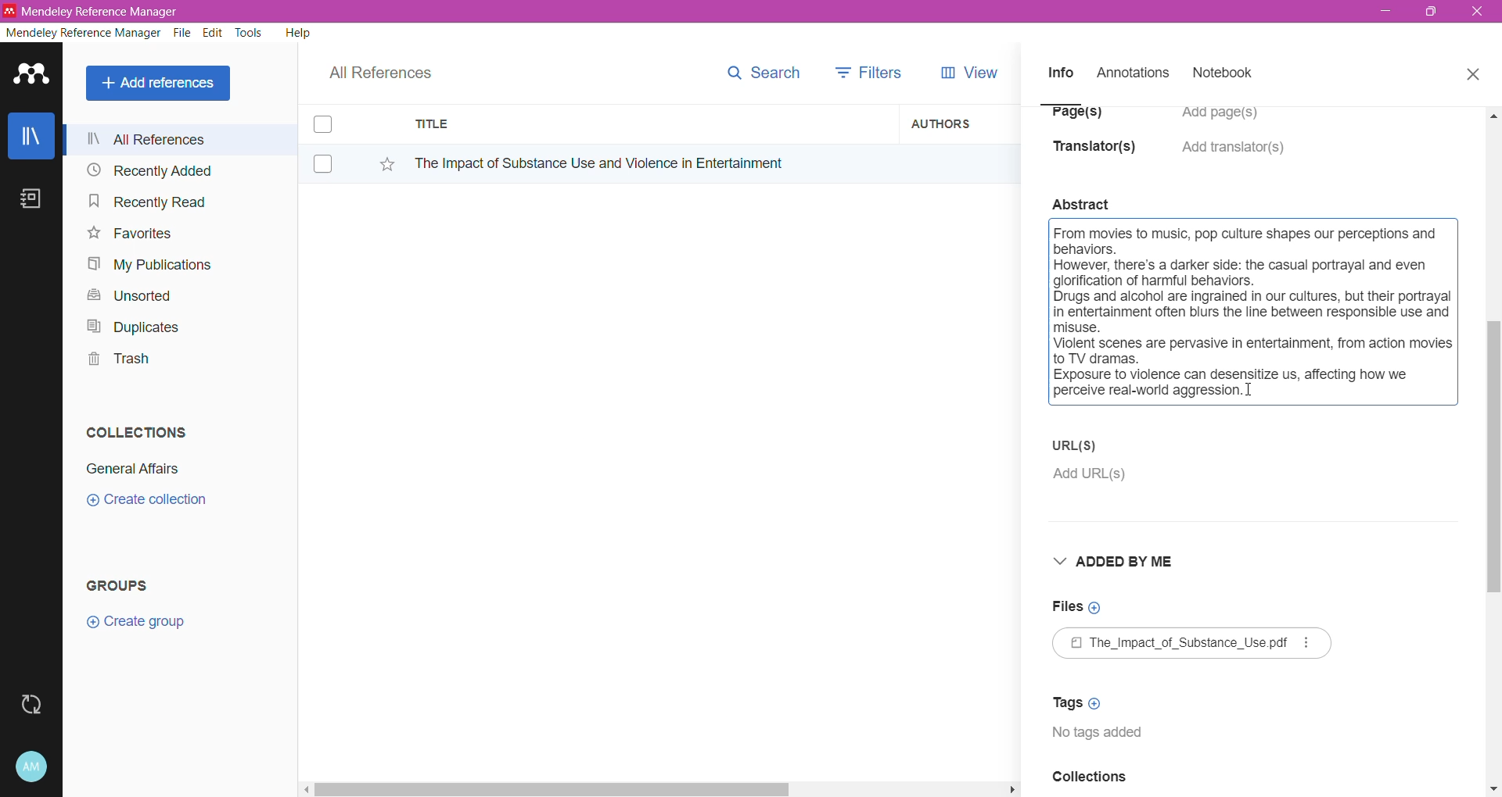 Image resolution: width=1502 pixels, height=797 pixels. Describe the element at coordinates (179, 139) in the screenshot. I see `All References` at that location.